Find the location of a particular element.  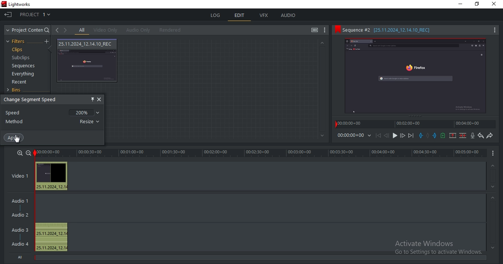

audio only is located at coordinates (139, 30).